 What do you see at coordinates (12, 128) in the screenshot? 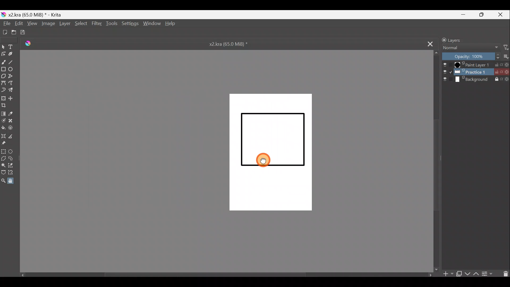
I see `Enclose & fill tool` at bounding box center [12, 128].